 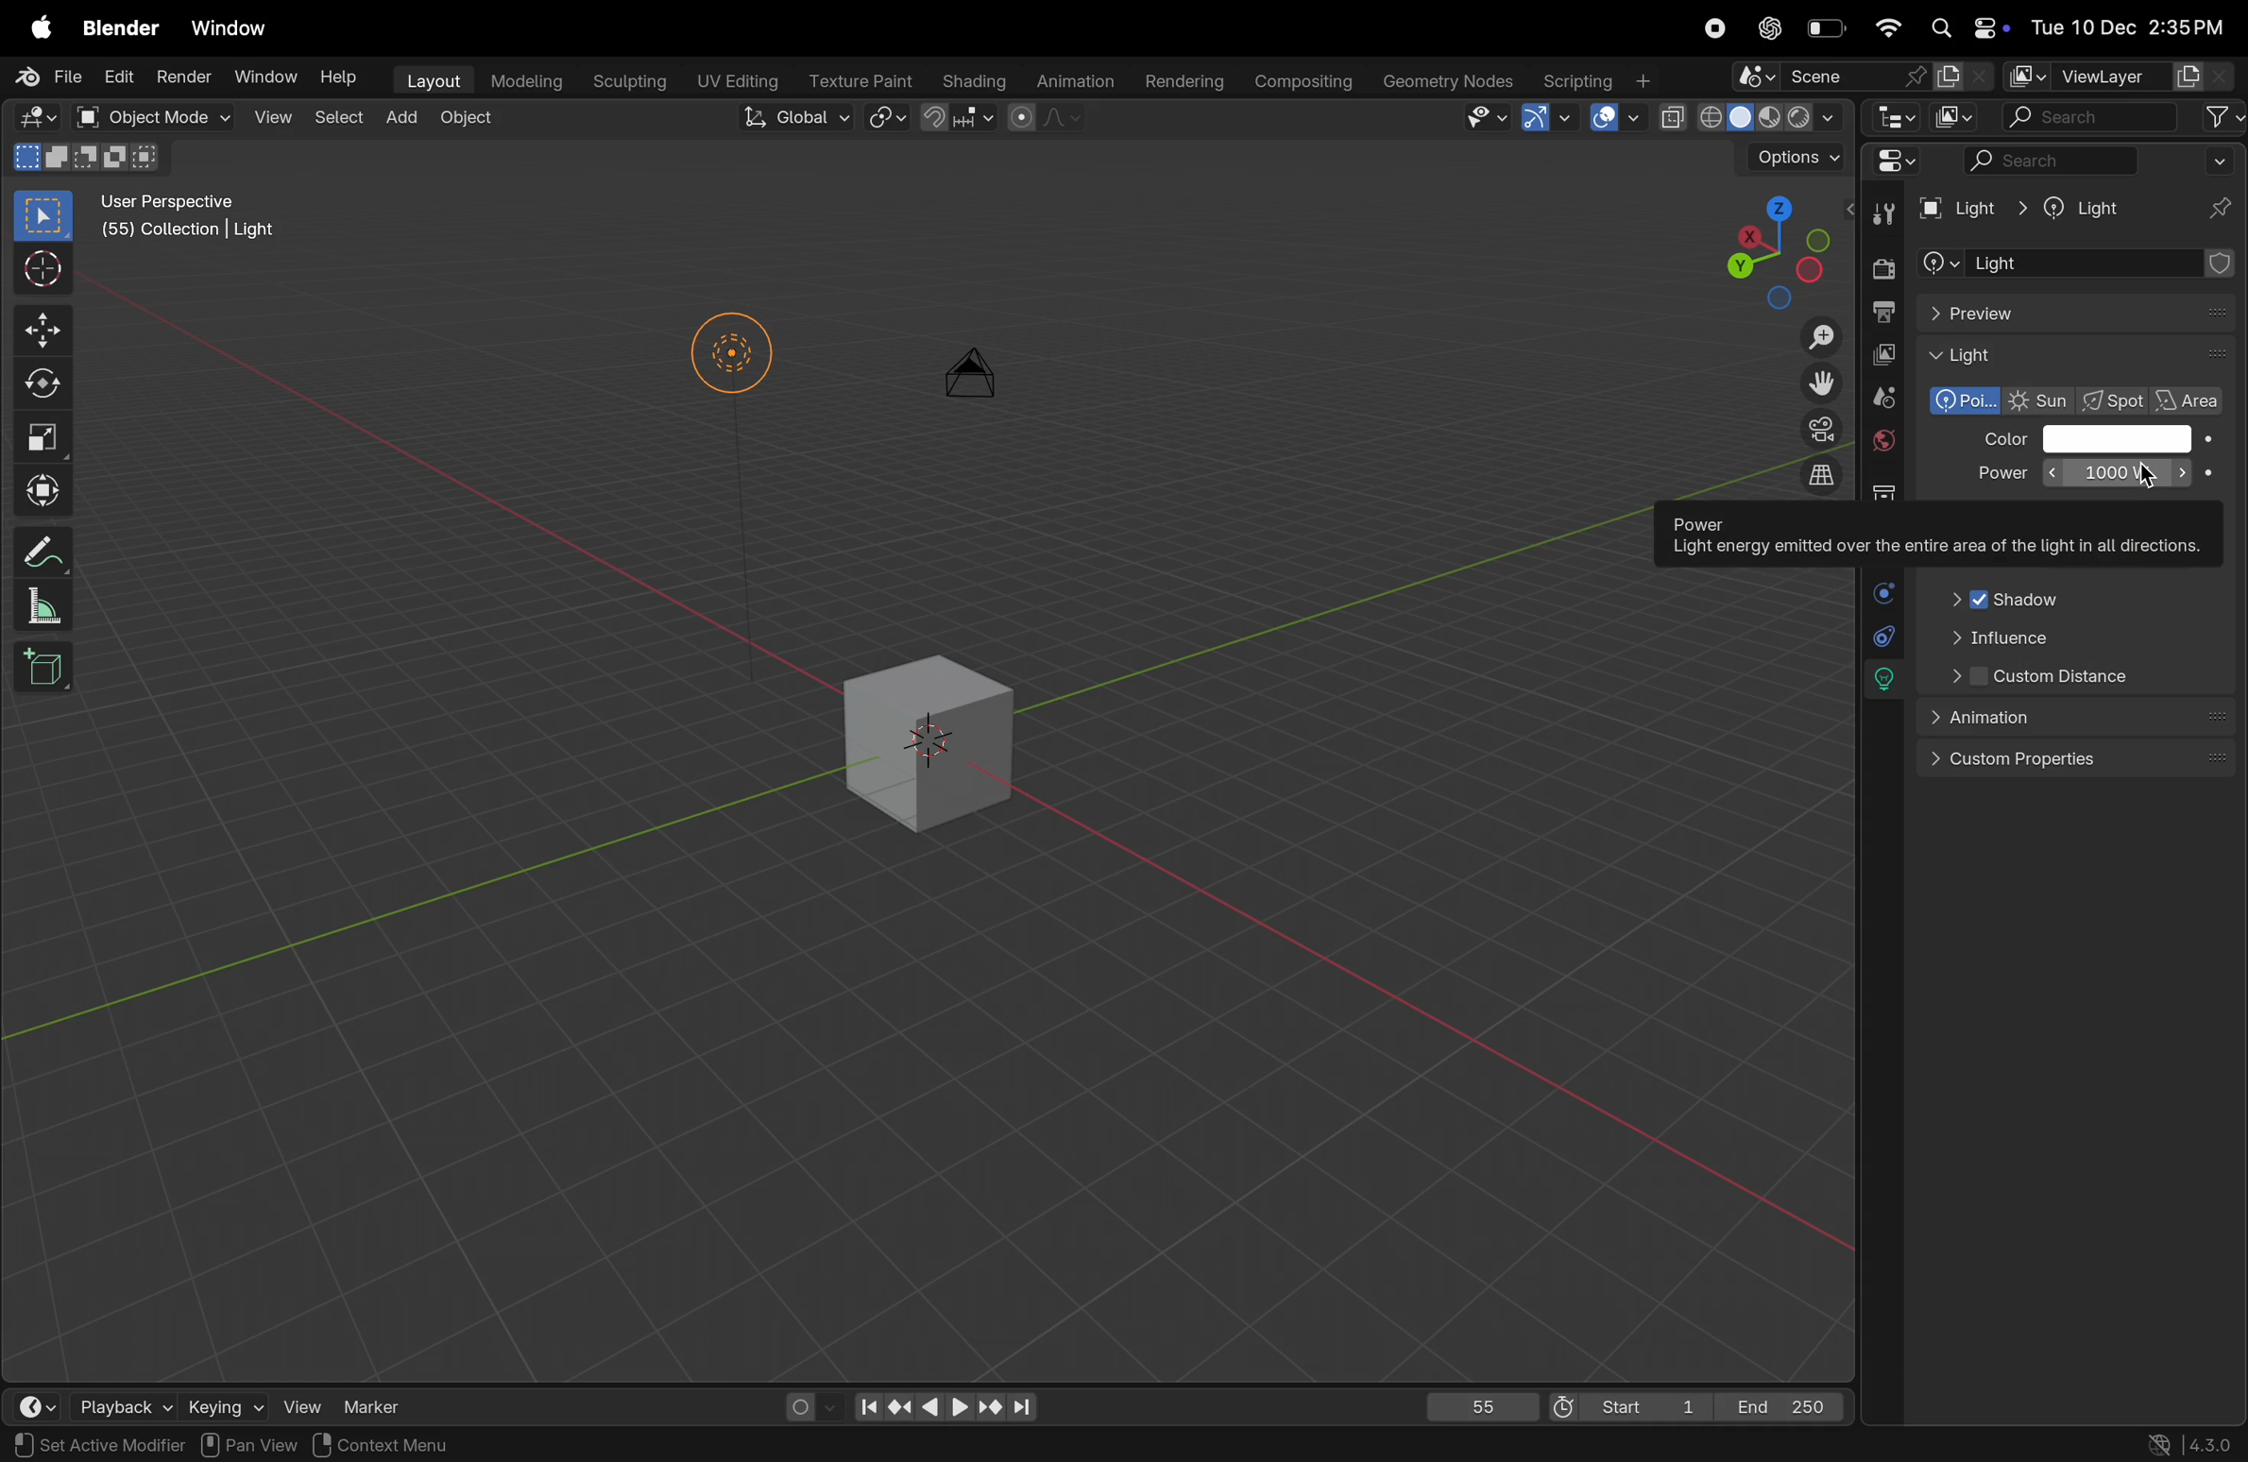 What do you see at coordinates (2048, 158) in the screenshot?
I see `search` at bounding box center [2048, 158].